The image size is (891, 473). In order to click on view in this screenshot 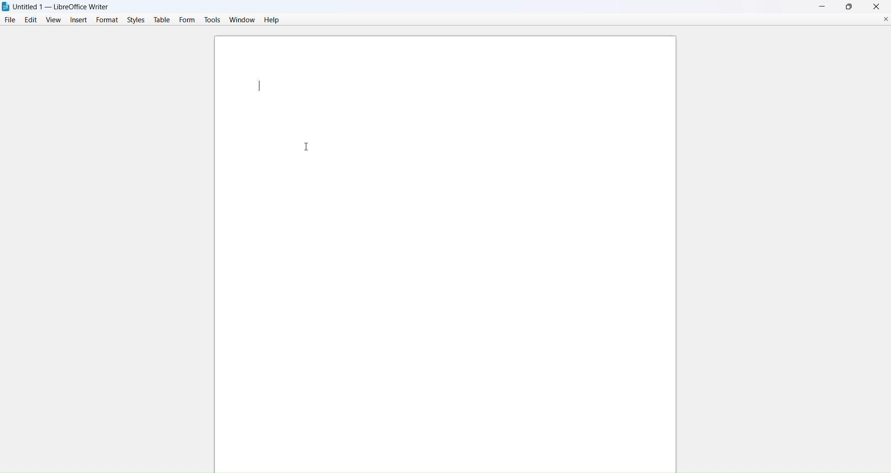, I will do `click(55, 19)`.